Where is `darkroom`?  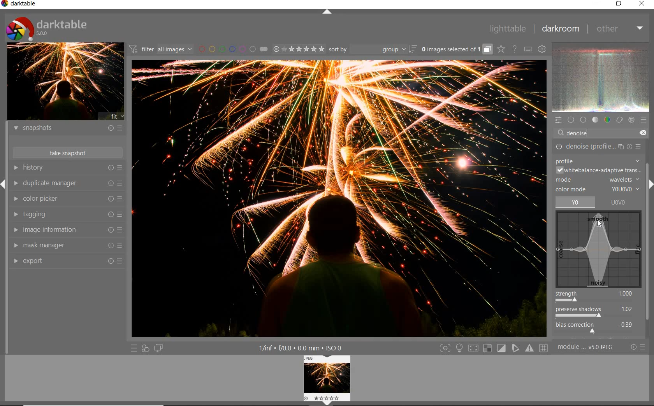 darkroom is located at coordinates (560, 29).